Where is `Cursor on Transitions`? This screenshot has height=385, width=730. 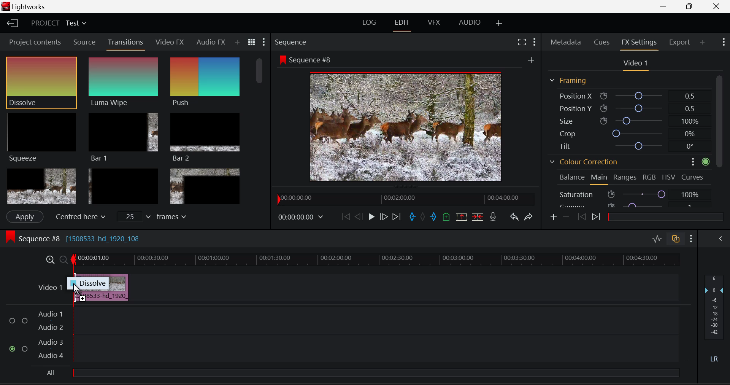
Cursor on Transitions is located at coordinates (126, 43).